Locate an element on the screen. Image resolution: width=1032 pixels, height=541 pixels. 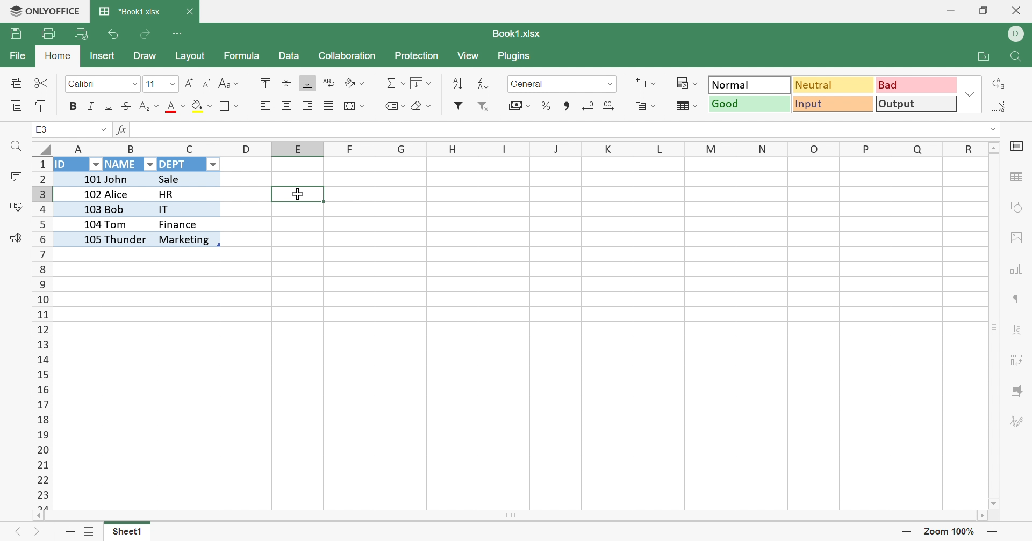
Drop Down is located at coordinates (215, 165).